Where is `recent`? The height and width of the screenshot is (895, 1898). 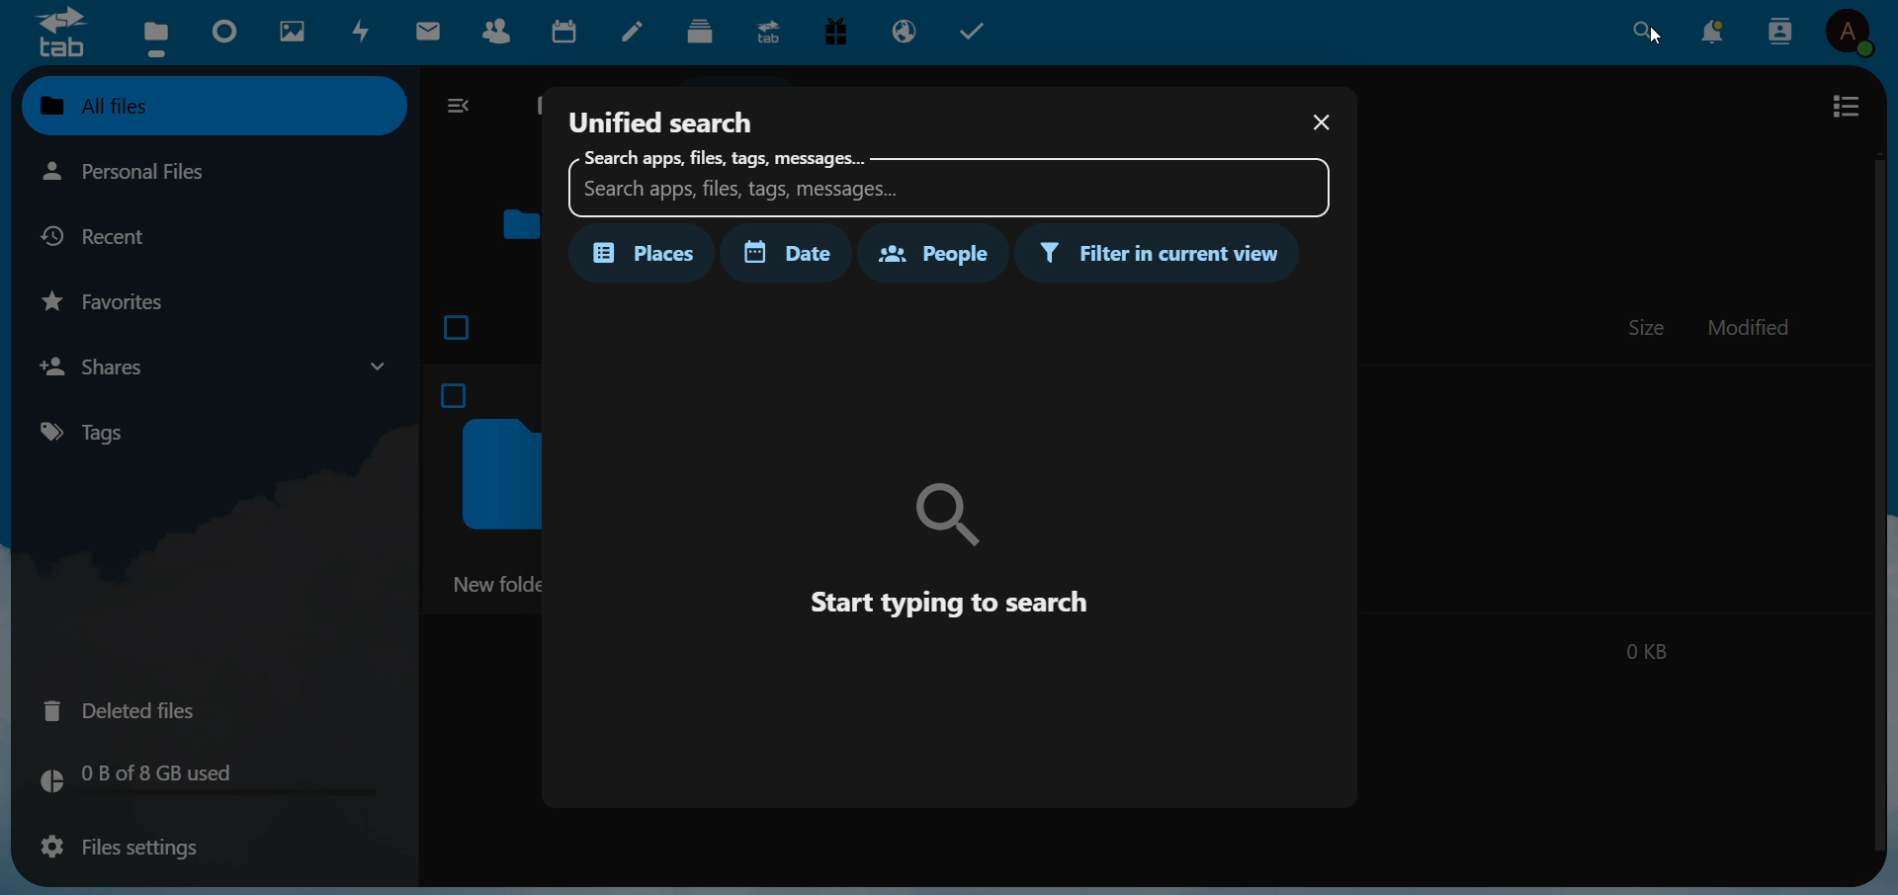 recent is located at coordinates (111, 235).